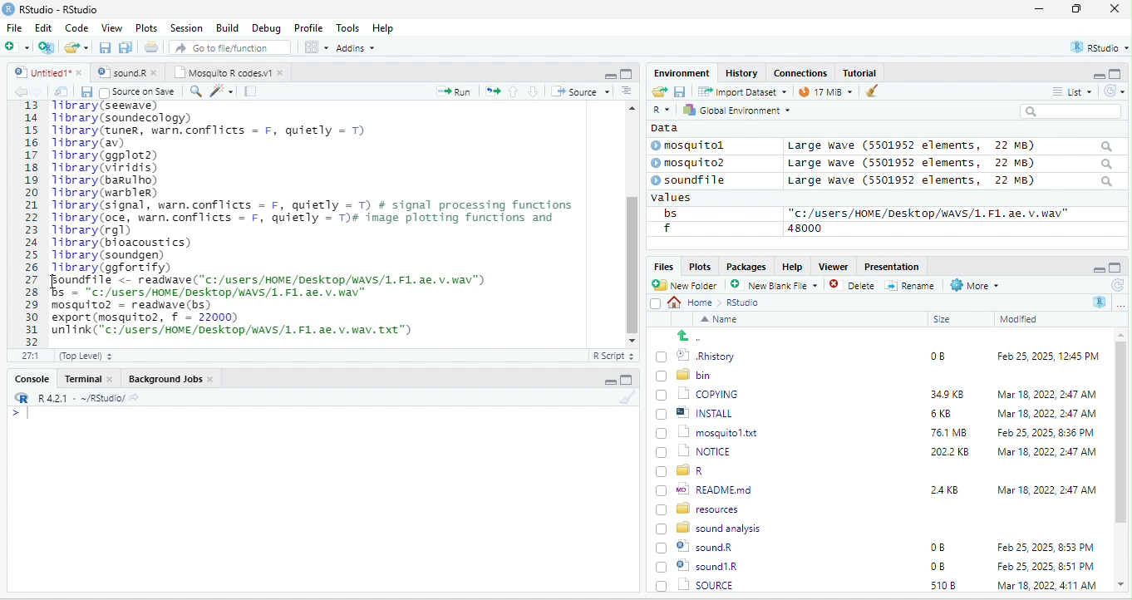 The height and width of the screenshot is (600, 1132). I want to click on new project, so click(47, 47).